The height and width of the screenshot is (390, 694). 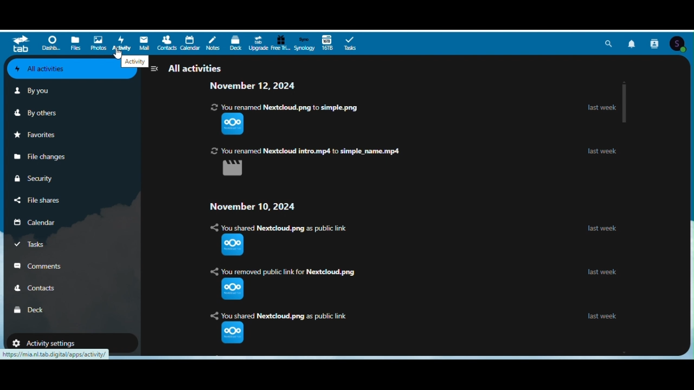 What do you see at coordinates (258, 44) in the screenshot?
I see `Upgrade` at bounding box center [258, 44].